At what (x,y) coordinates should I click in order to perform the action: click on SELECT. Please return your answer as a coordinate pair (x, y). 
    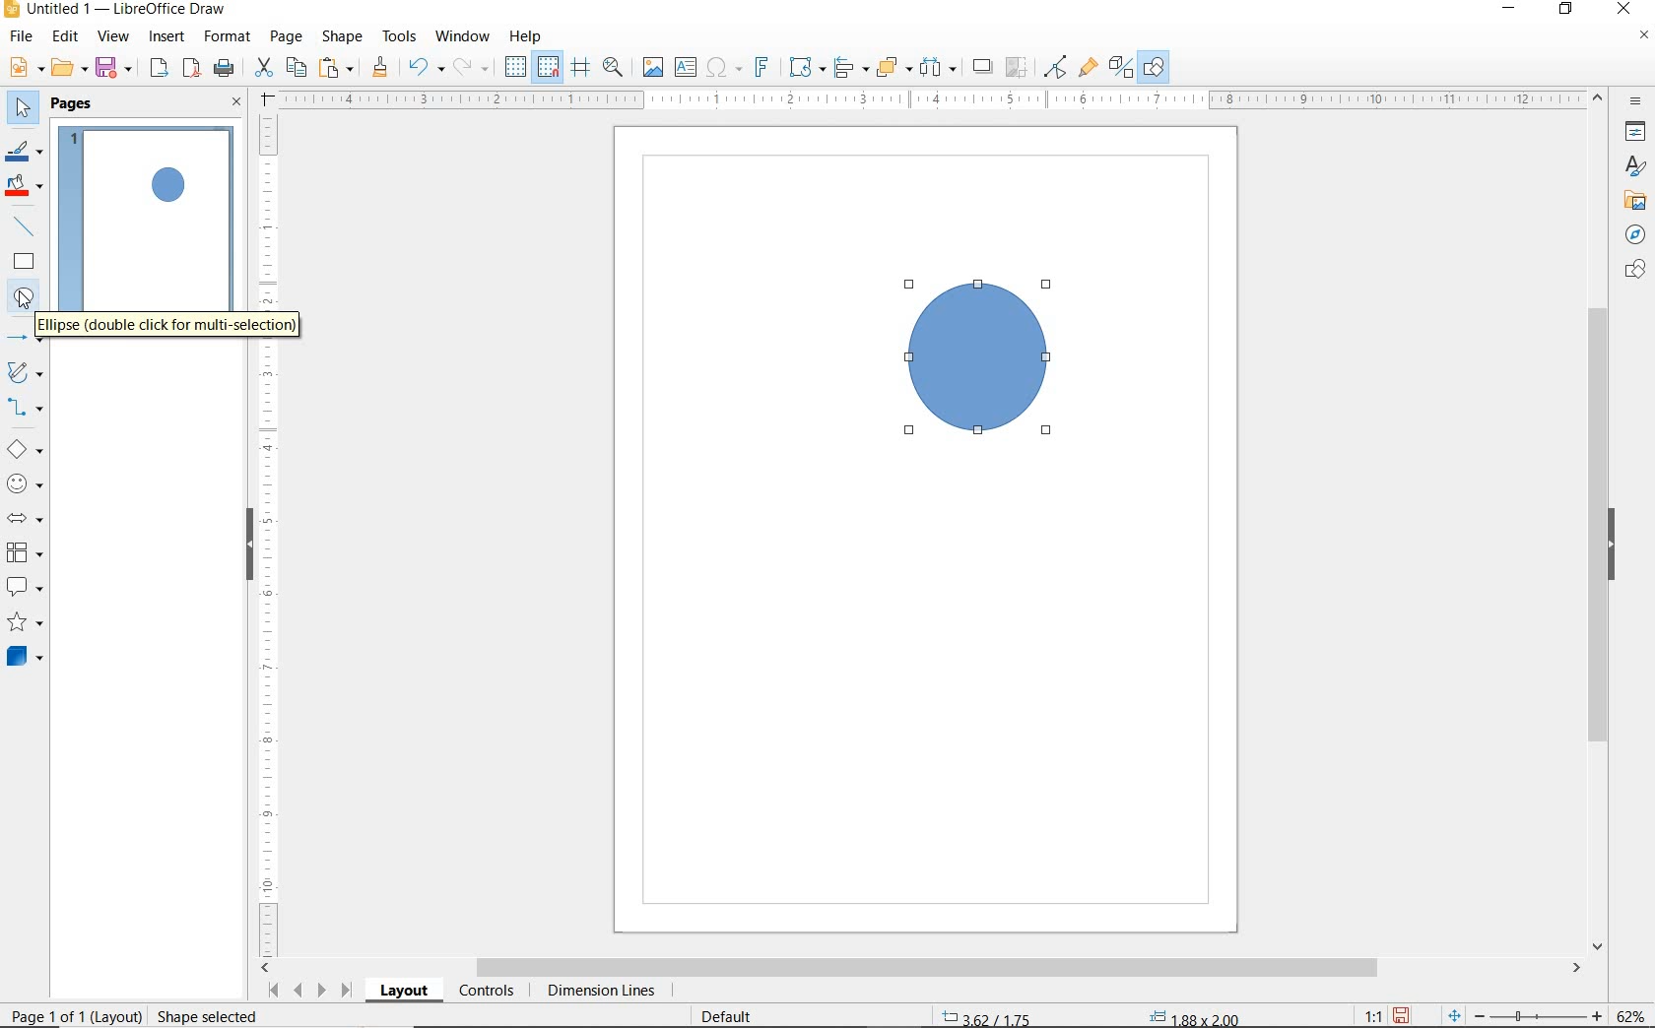
    Looking at the image, I should click on (24, 109).